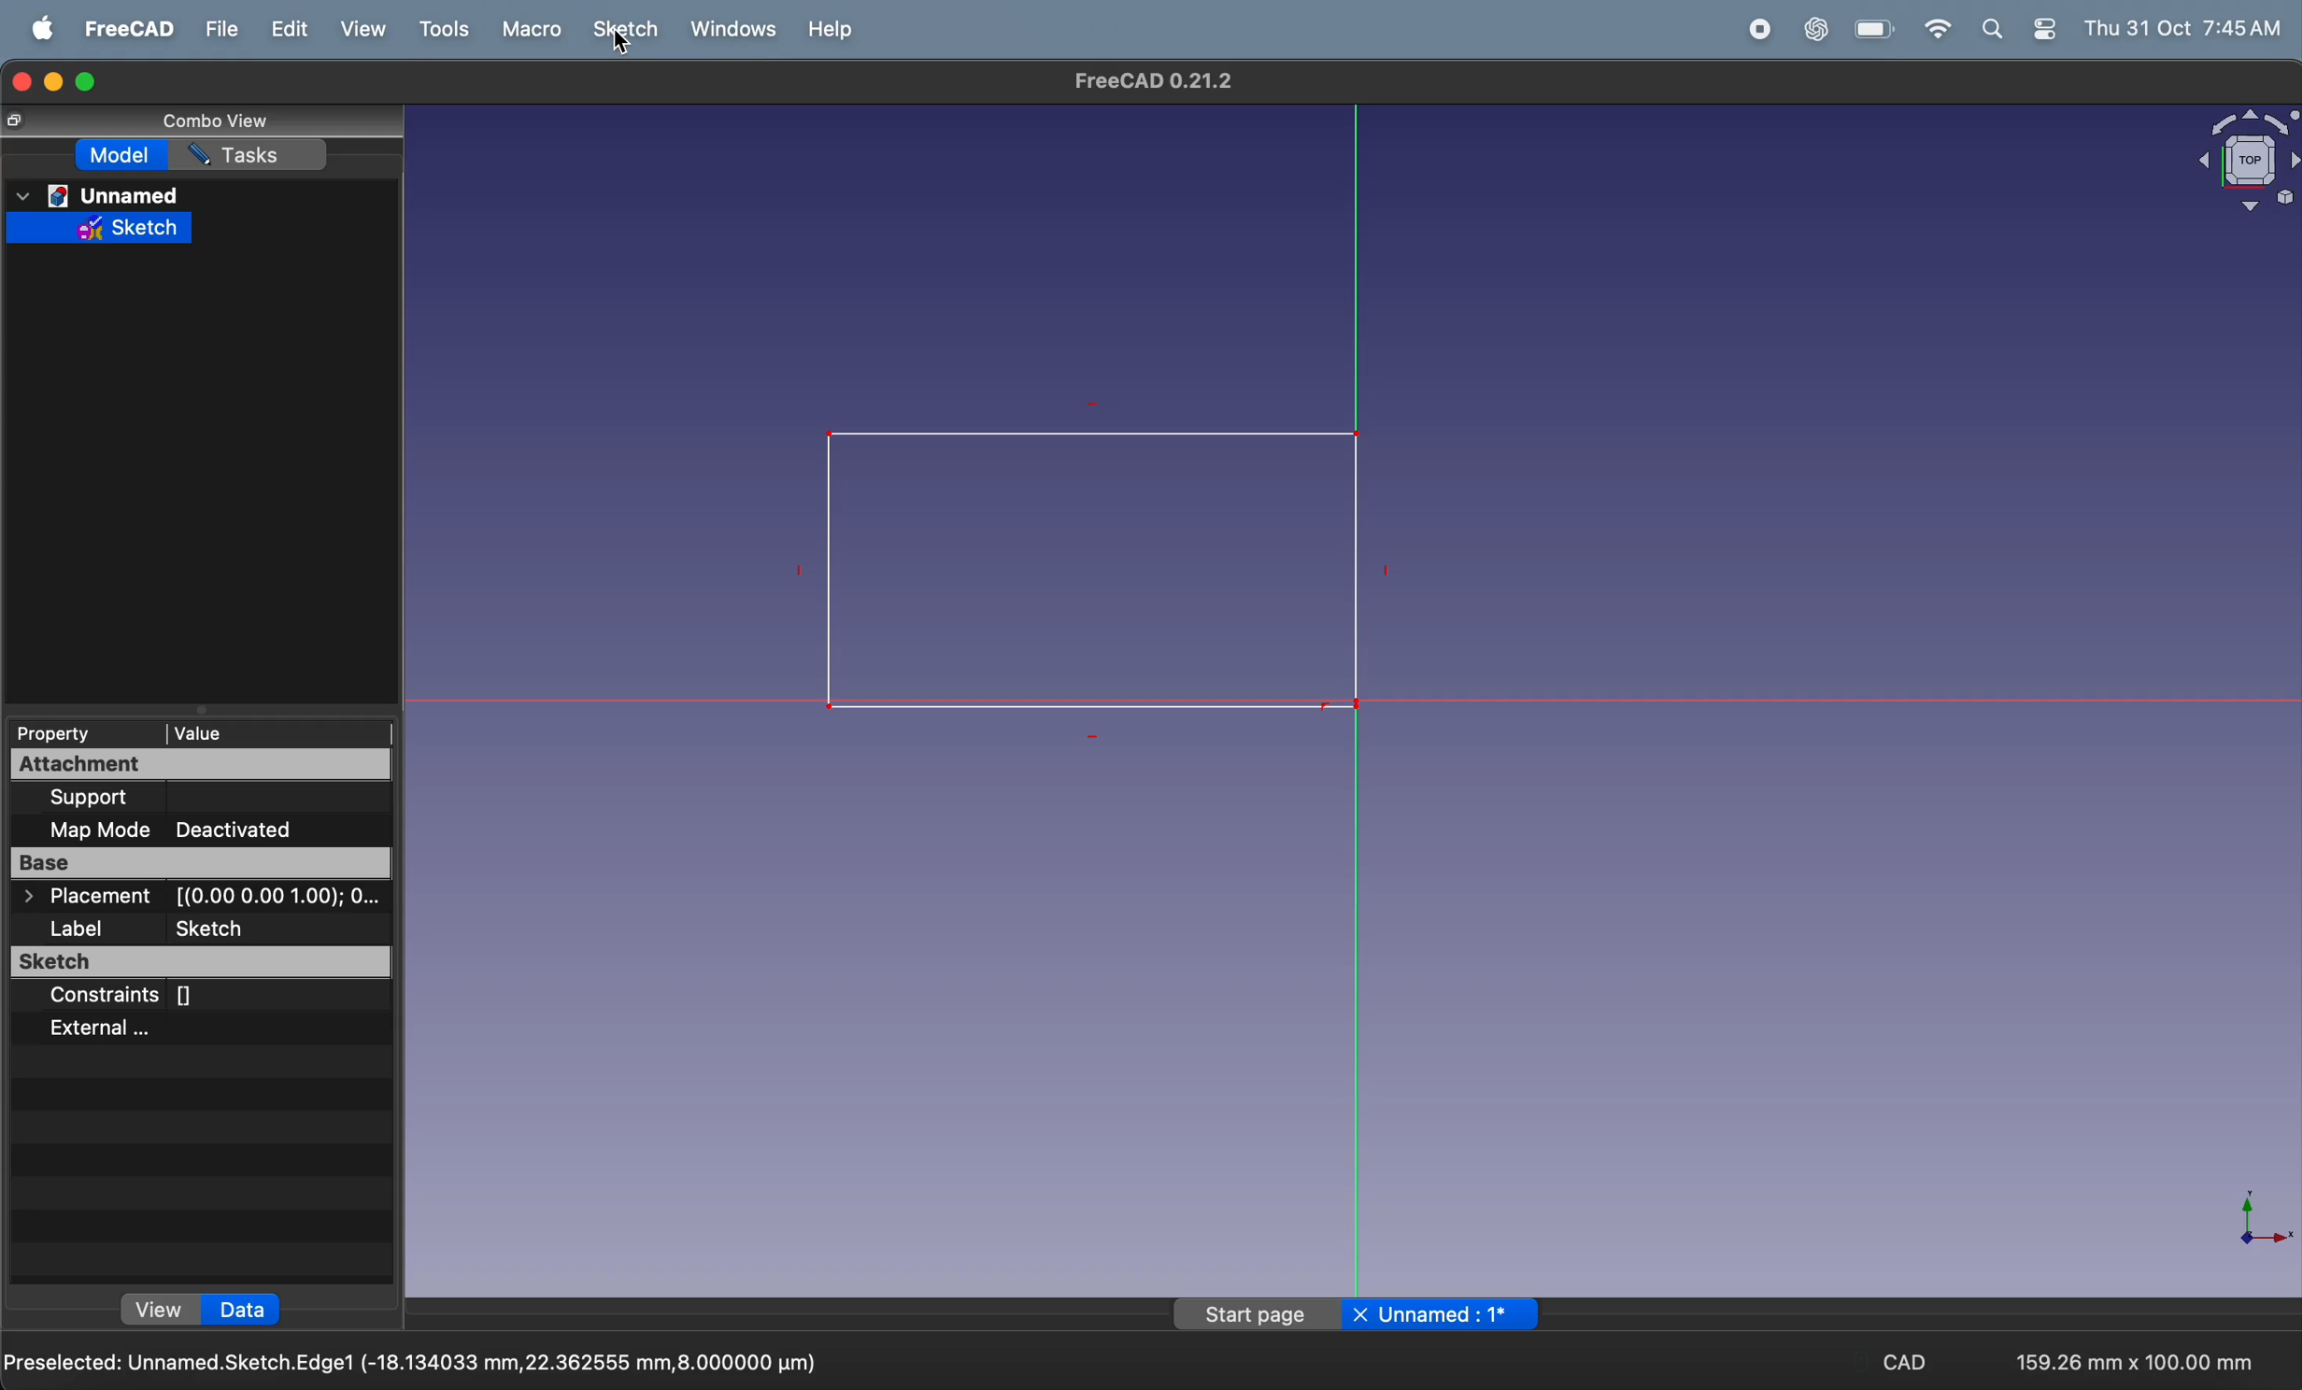 This screenshot has width=2302, height=1390. I want to click on task, so click(258, 156).